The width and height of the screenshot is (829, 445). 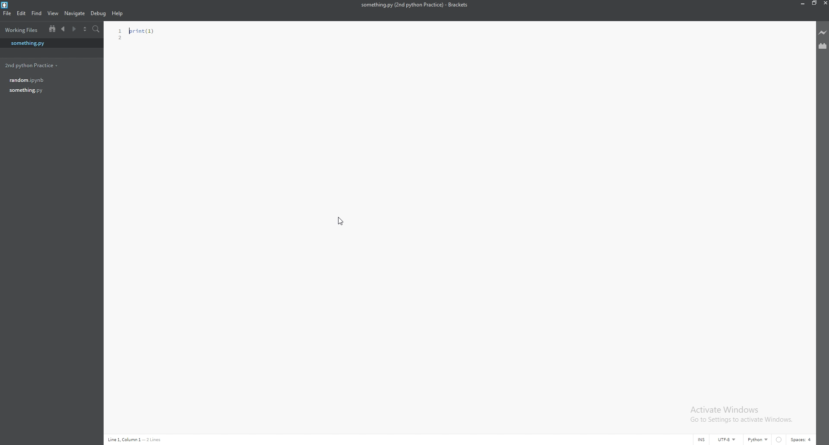 I want to click on 2nd python practice, so click(x=30, y=66).